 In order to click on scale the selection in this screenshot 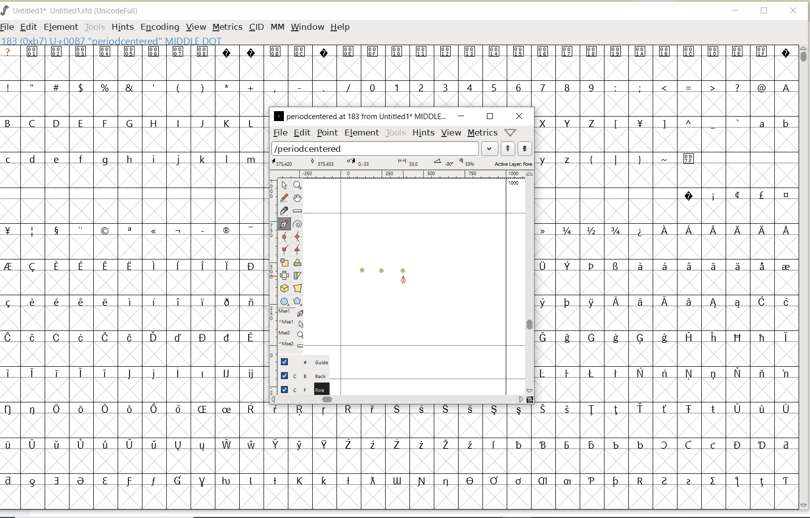, I will do `click(283, 263)`.